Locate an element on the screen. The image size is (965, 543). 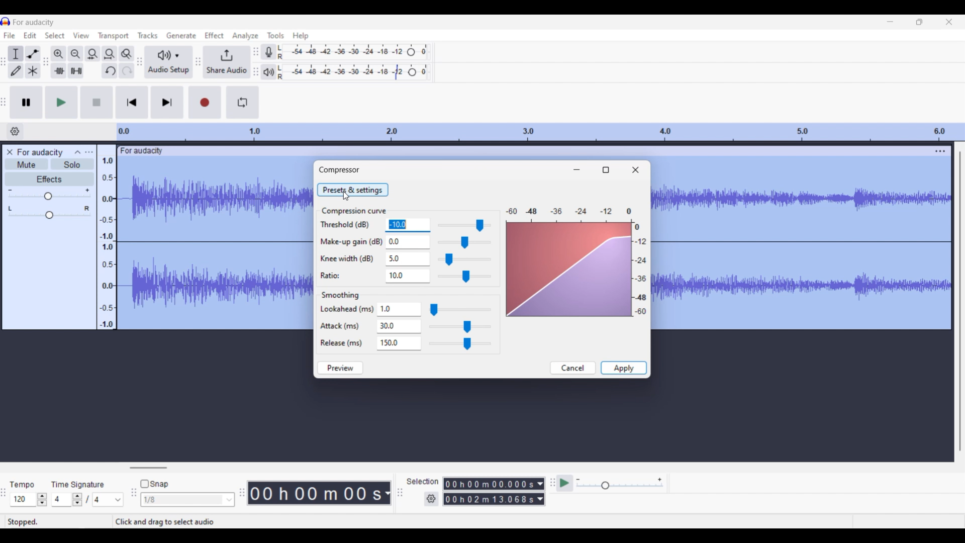
Record/Record new track is located at coordinates (205, 103).